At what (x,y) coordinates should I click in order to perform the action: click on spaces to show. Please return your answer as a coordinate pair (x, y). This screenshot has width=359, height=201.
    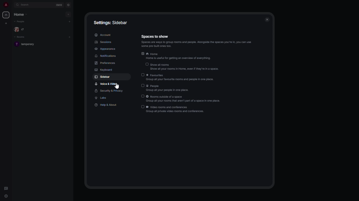
    Looking at the image, I should click on (170, 36).